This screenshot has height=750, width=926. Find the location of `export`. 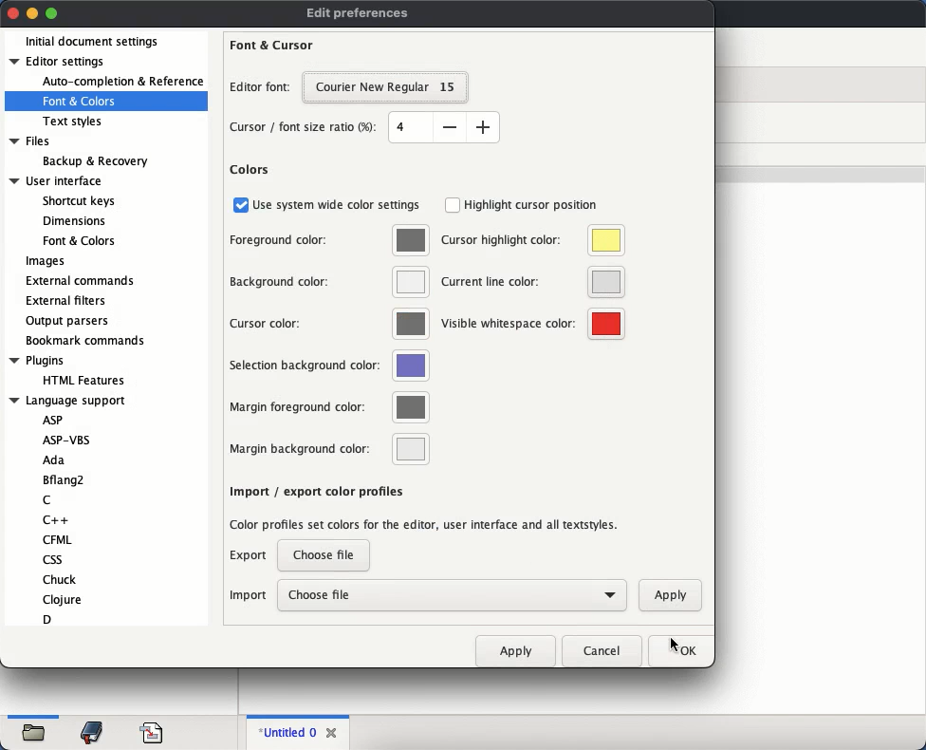

export is located at coordinates (250, 556).